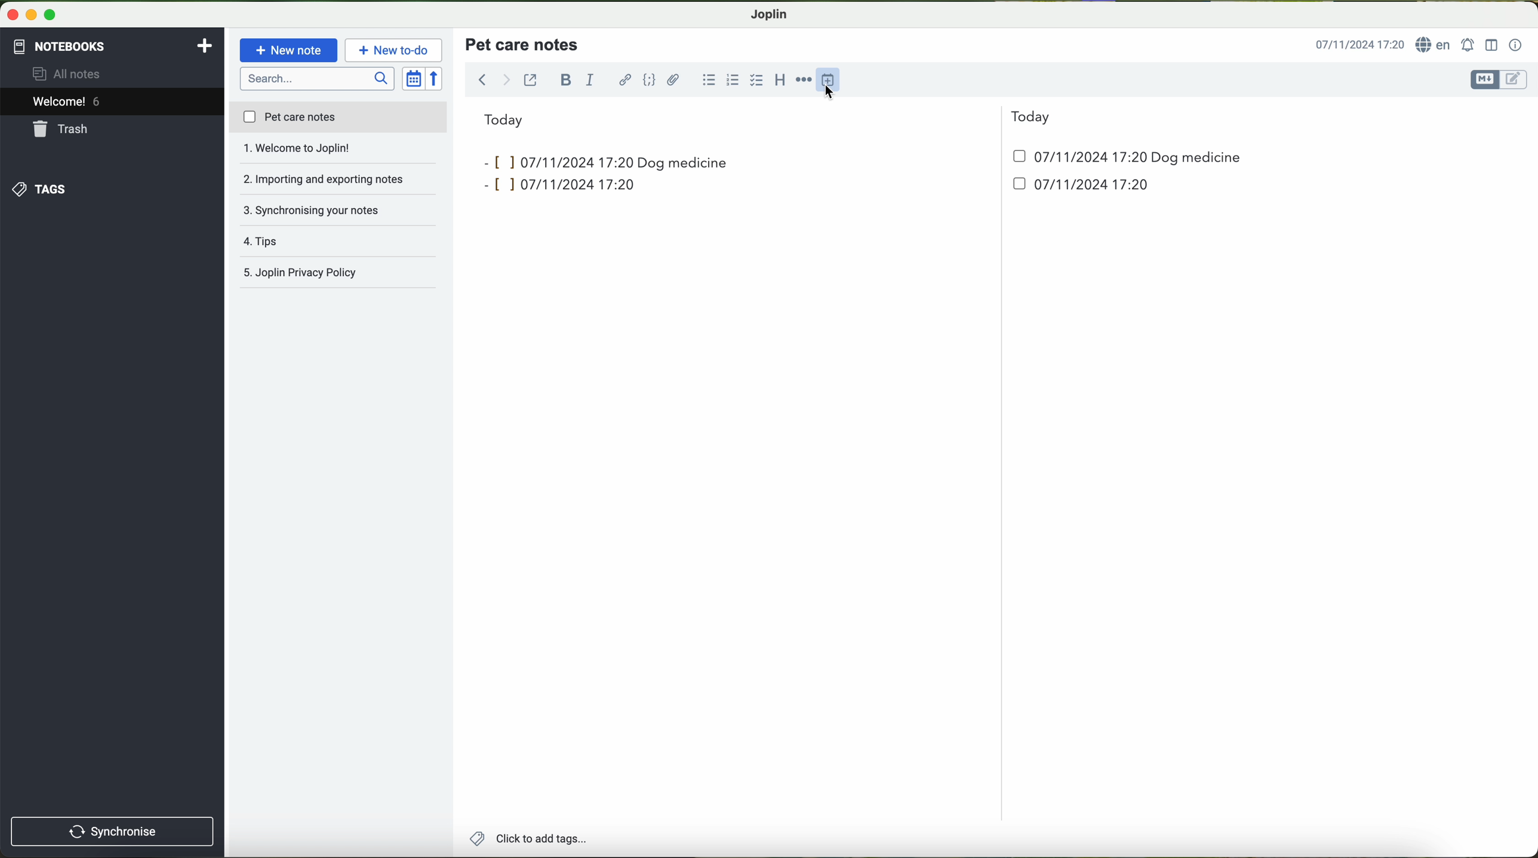  I want to click on trash, so click(61, 131).